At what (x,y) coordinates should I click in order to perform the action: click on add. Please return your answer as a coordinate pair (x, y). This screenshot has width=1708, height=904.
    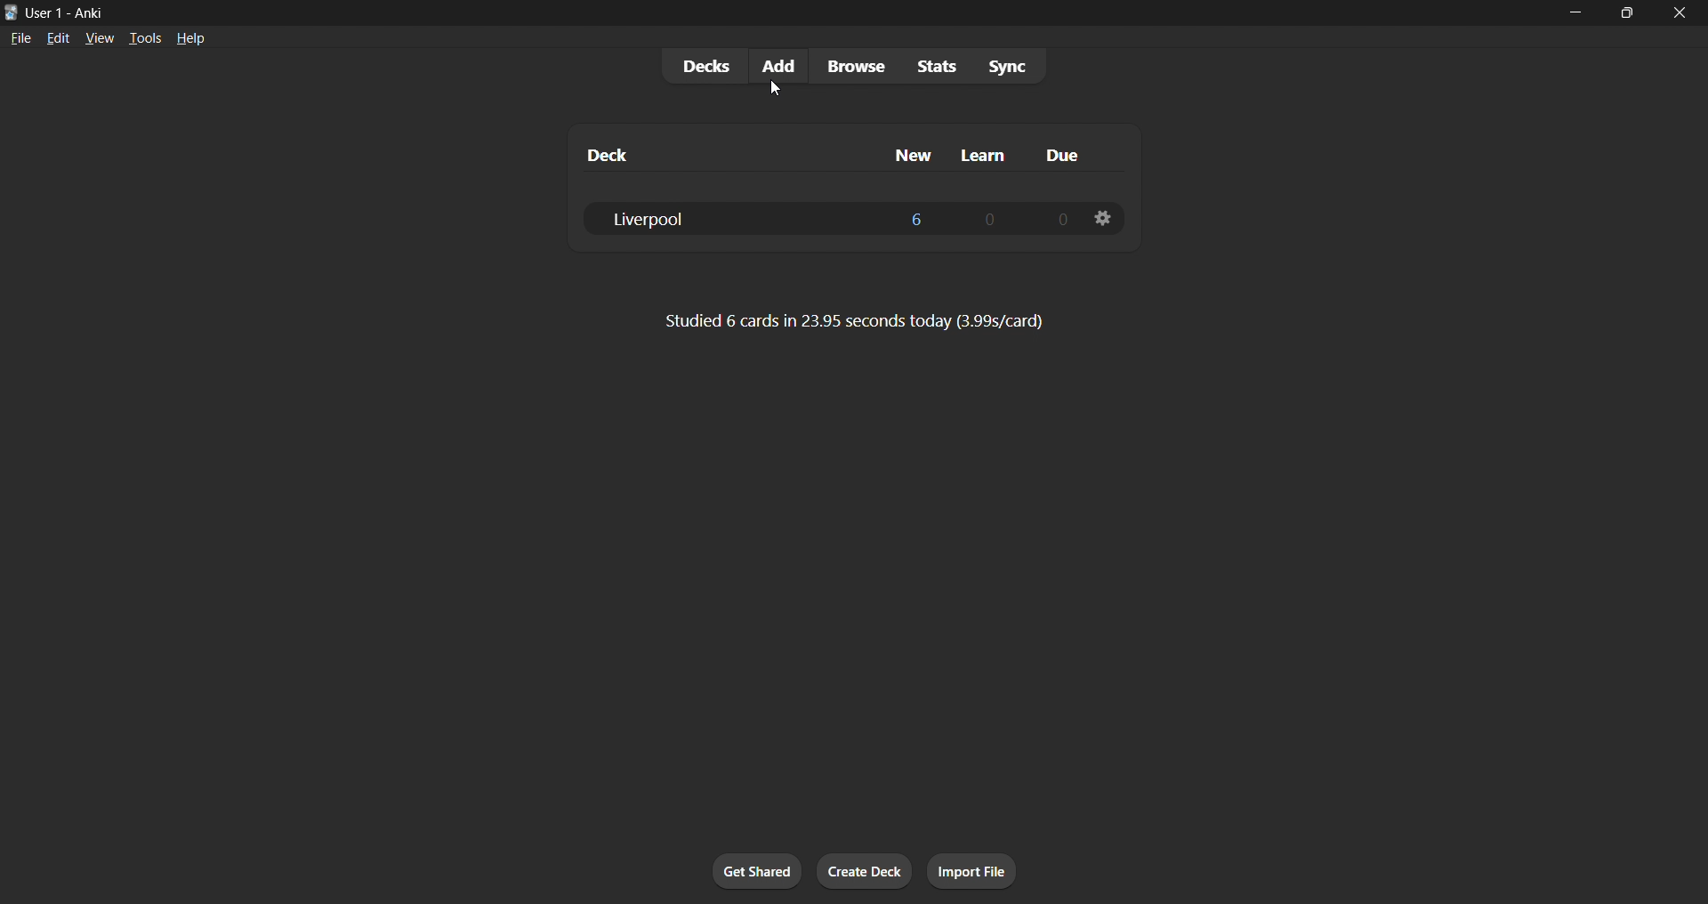
    Looking at the image, I should click on (780, 67).